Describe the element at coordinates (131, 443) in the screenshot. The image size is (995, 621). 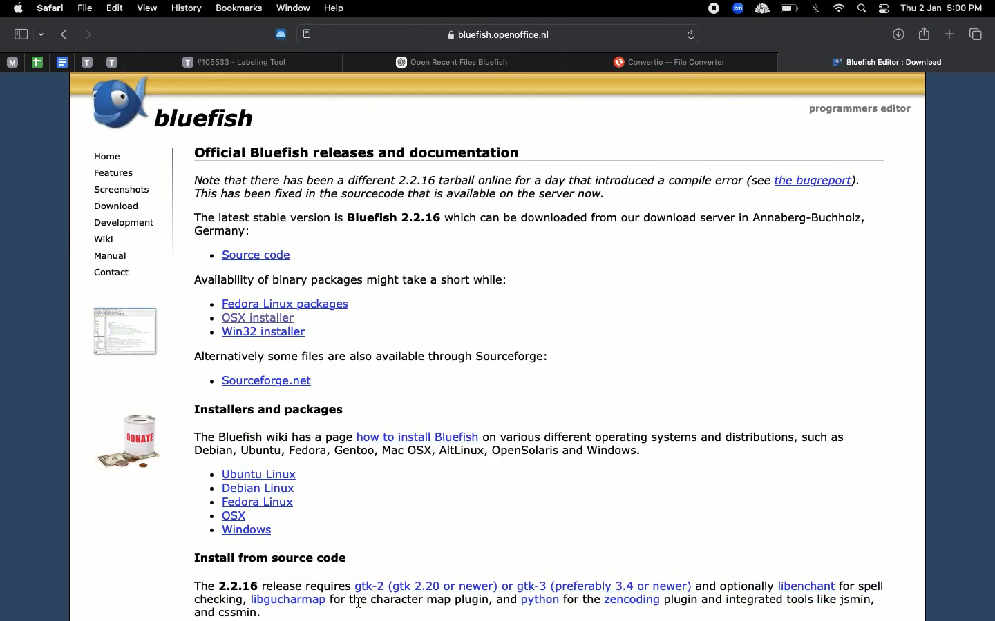
I see `logo` at that location.